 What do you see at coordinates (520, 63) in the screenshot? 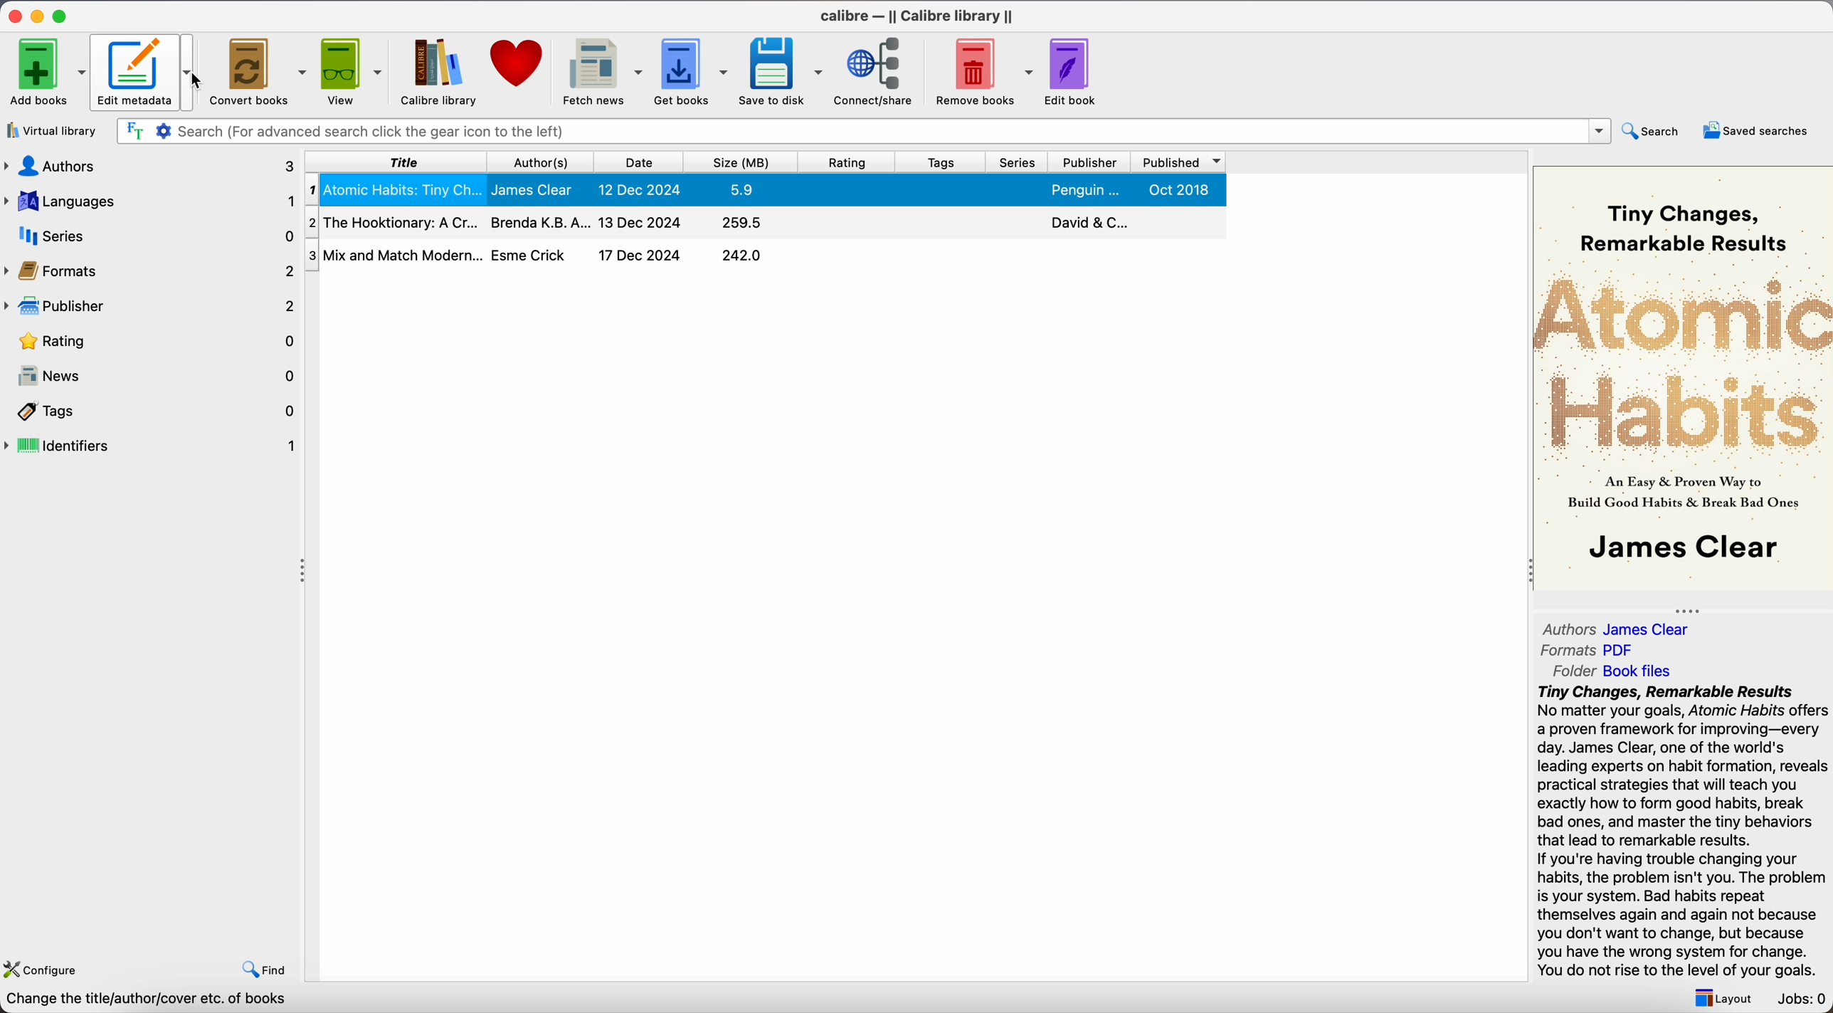
I see `donate` at bounding box center [520, 63].